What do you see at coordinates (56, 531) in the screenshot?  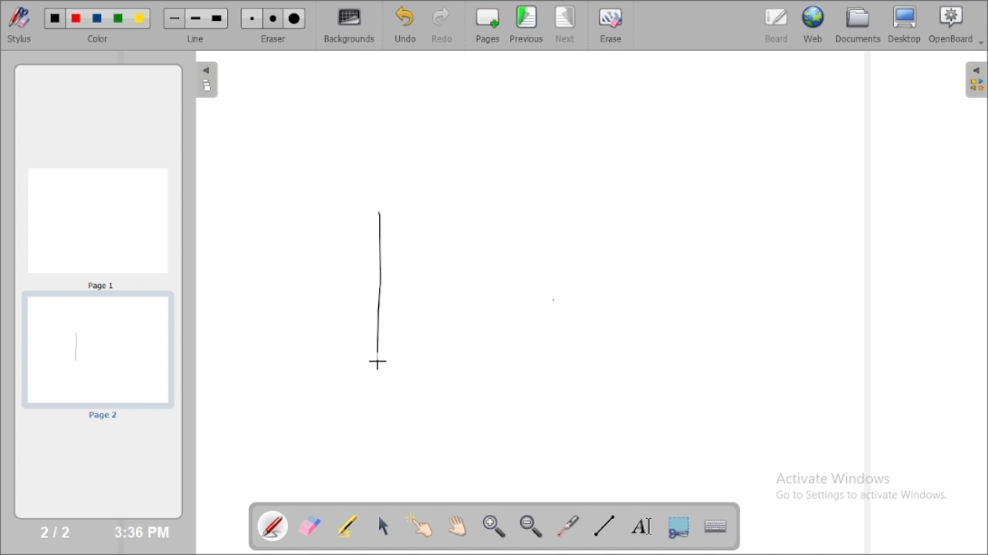 I see `2/2` at bounding box center [56, 531].